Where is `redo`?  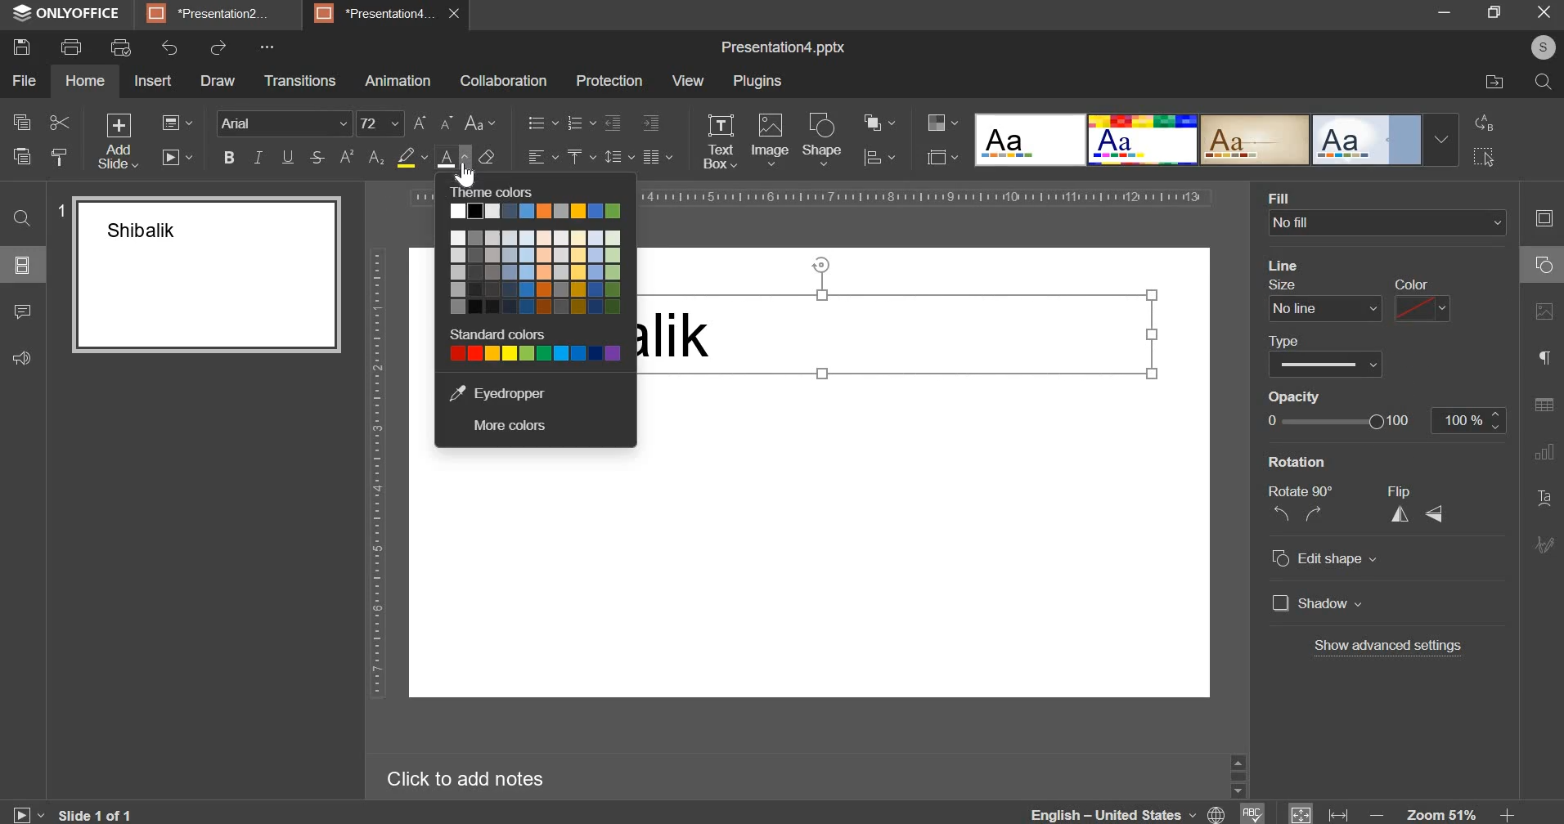
redo is located at coordinates (218, 47).